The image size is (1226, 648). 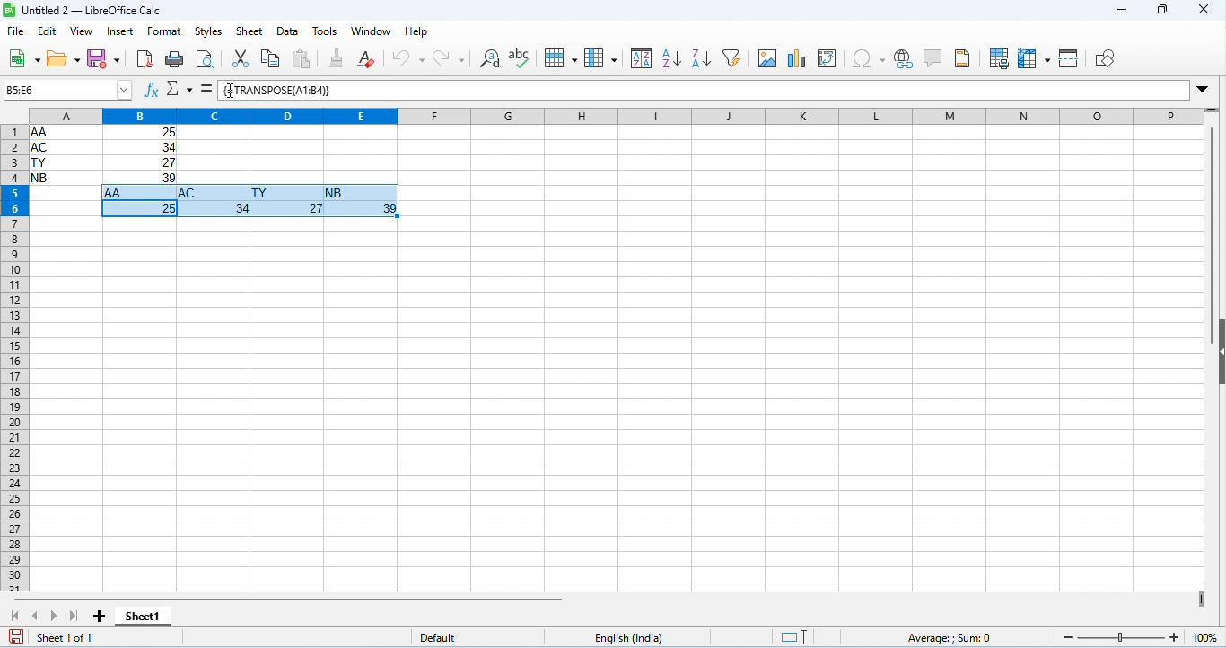 What do you see at coordinates (490, 57) in the screenshot?
I see `find and replace` at bounding box center [490, 57].